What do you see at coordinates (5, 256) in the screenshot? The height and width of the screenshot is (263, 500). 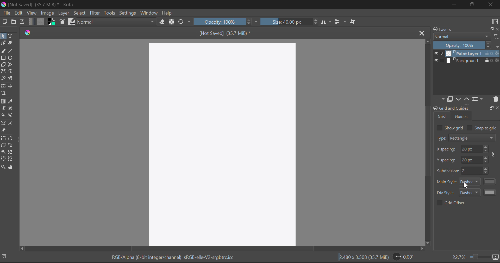 I see `selection` at bounding box center [5, 256].